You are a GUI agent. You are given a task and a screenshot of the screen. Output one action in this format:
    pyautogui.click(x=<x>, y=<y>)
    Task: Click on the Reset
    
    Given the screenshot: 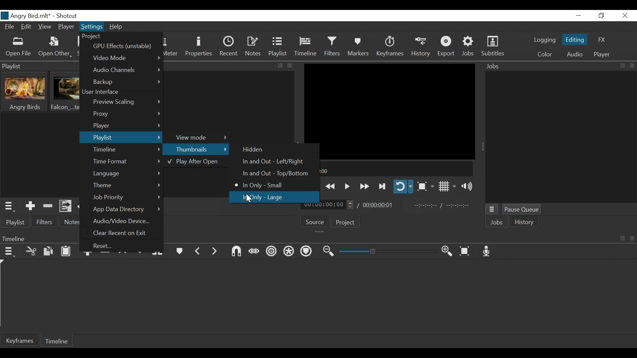 What is the action you would take?
    pyautogui.click(x=108, y=246)
    